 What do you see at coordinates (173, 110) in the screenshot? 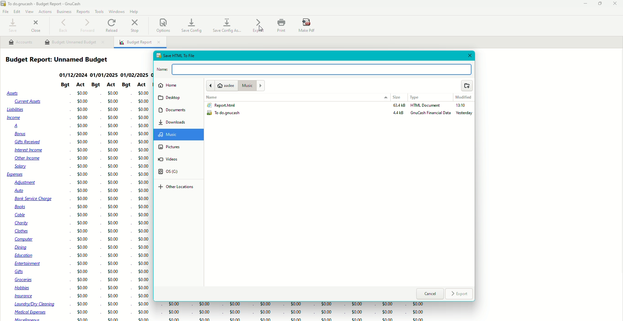
I see `Documents` at bounding box center [173, 110].